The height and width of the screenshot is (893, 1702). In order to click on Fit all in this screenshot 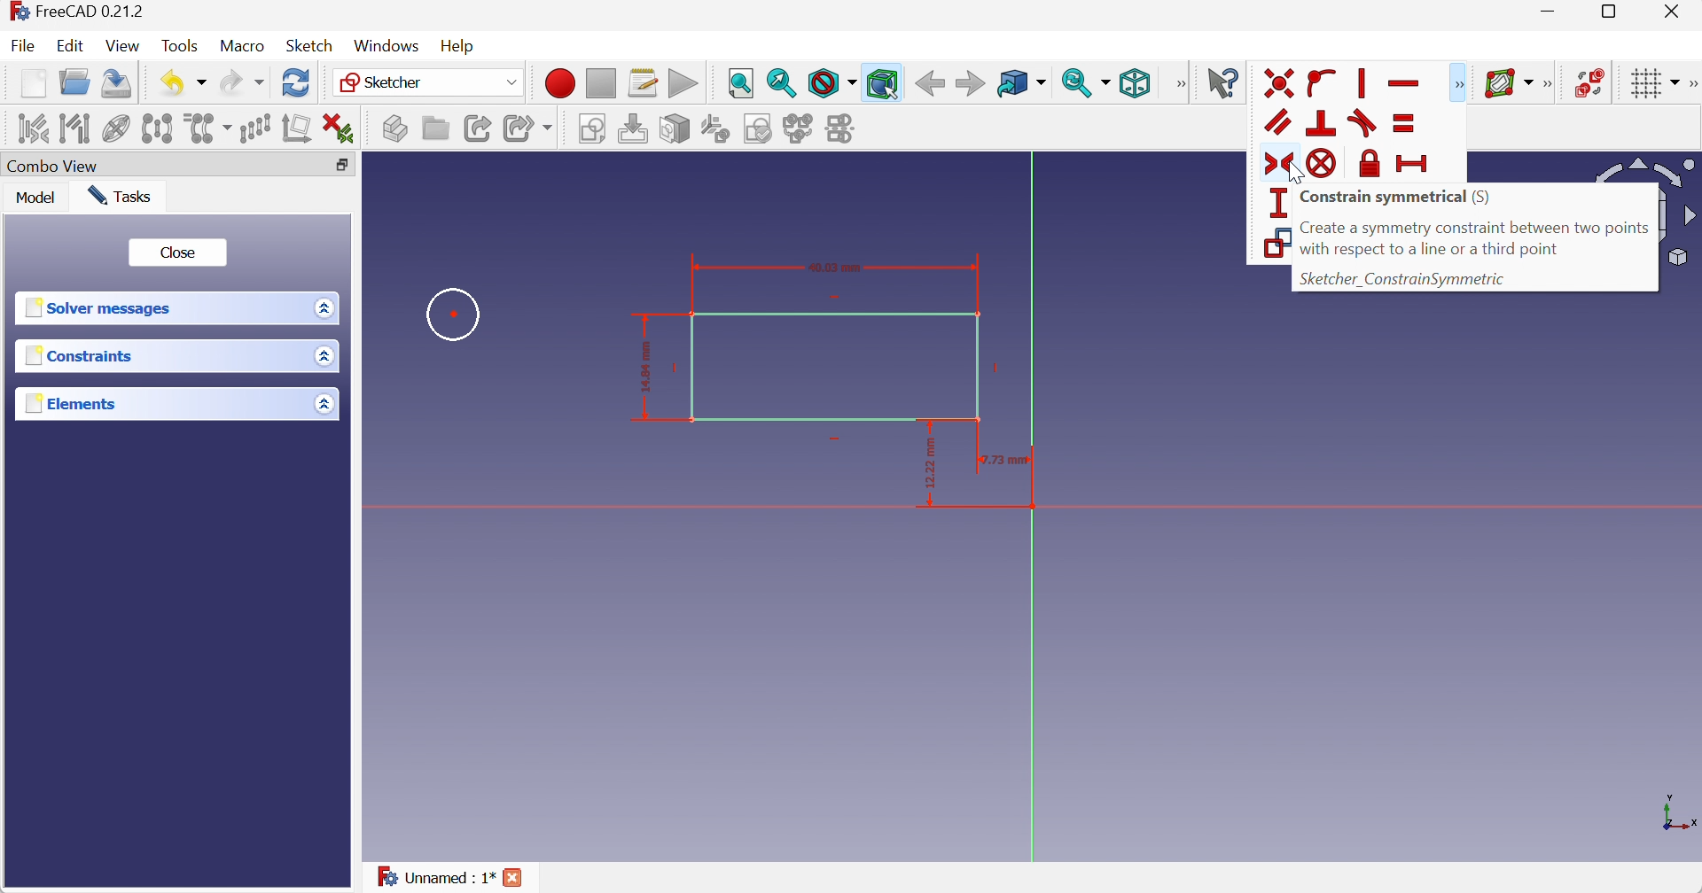, I will do `click(742, 84)`.